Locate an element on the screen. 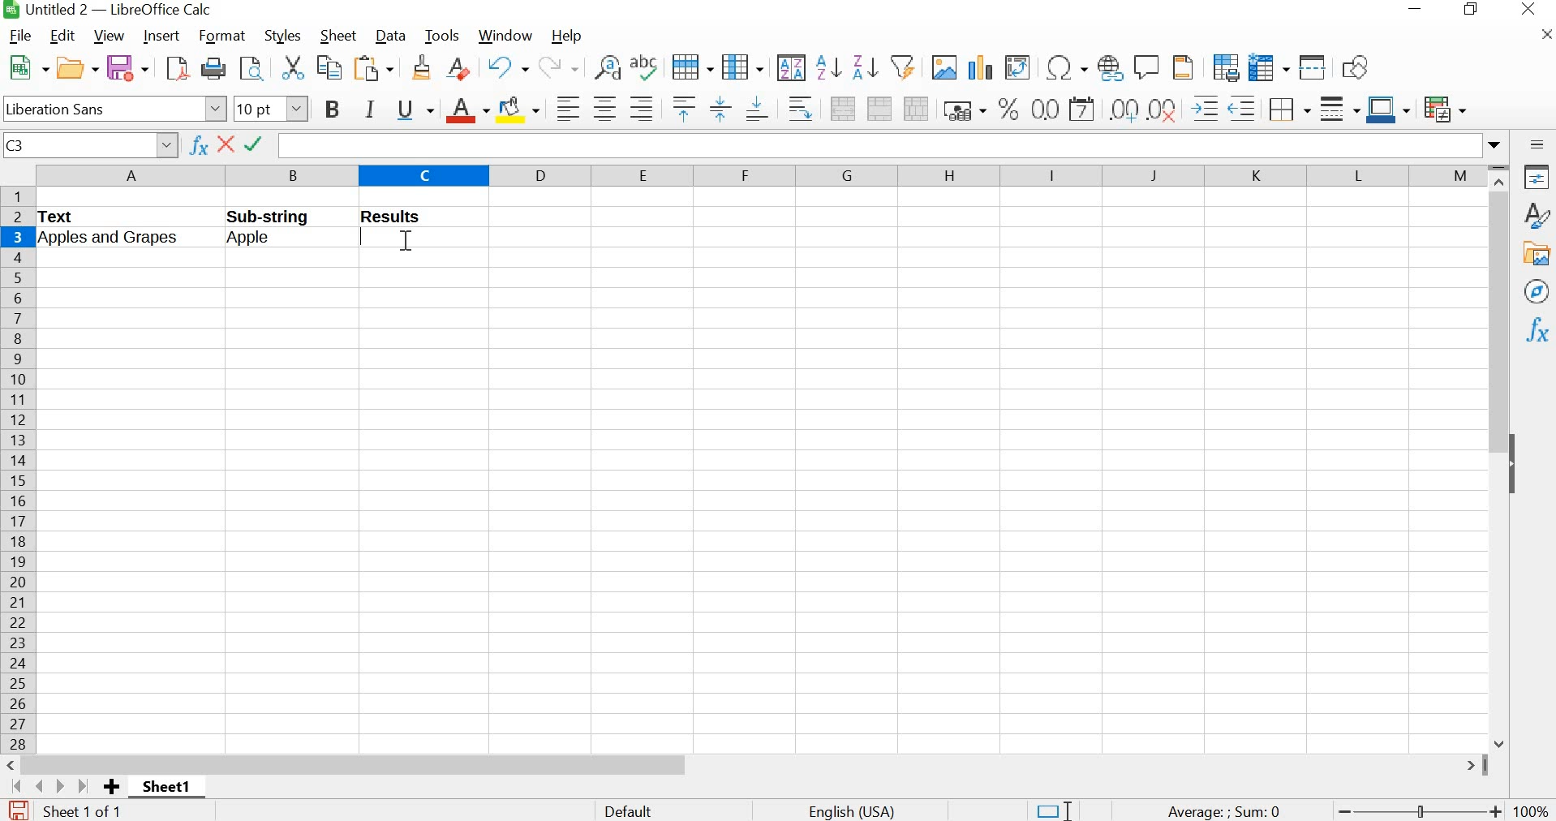  insert is located at coordinates (163, 36).